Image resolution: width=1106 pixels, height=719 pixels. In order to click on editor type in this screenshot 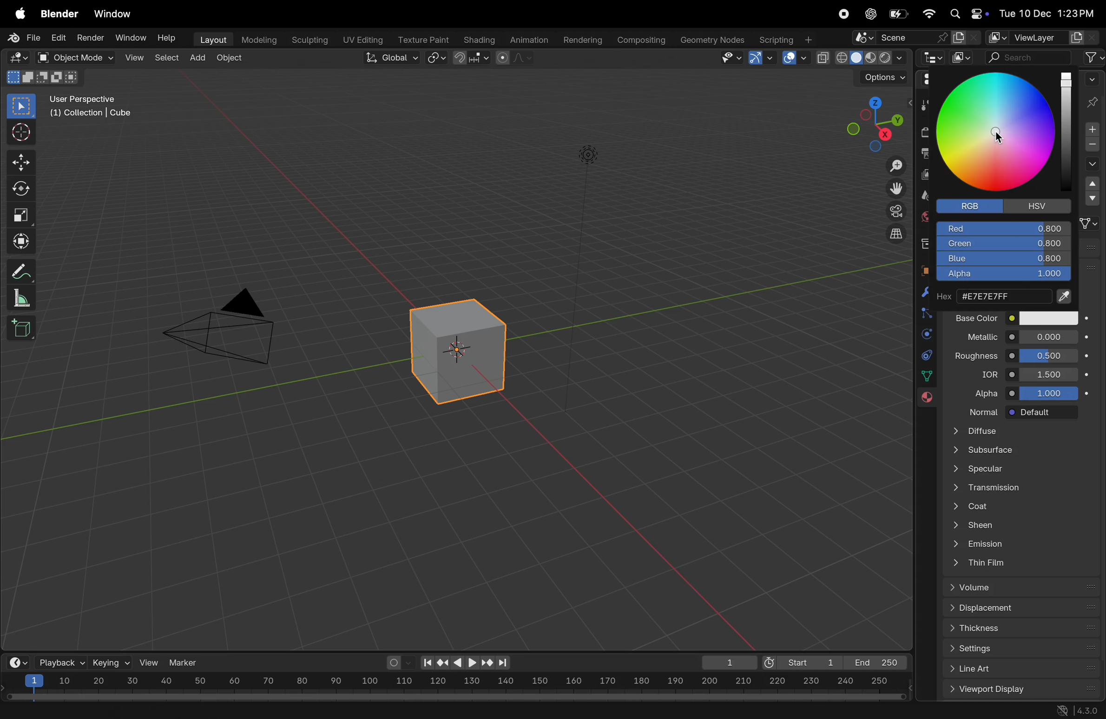, I will do `click(934, 59)`.